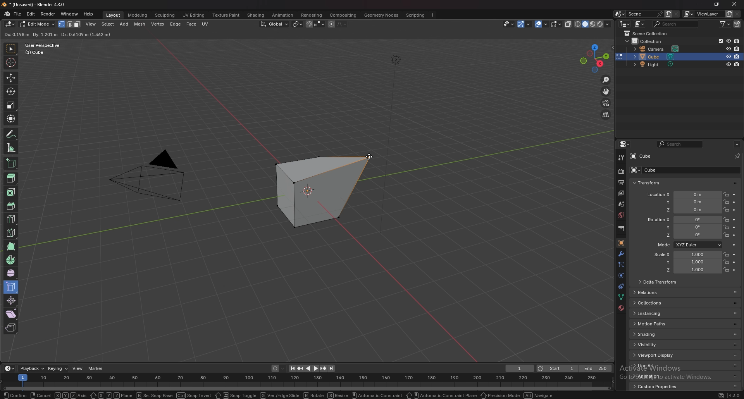 This screenshot has width=744, height=399. Describe the element at coordinates (11, 300) in the screenshot. I see `shrink` at that location.